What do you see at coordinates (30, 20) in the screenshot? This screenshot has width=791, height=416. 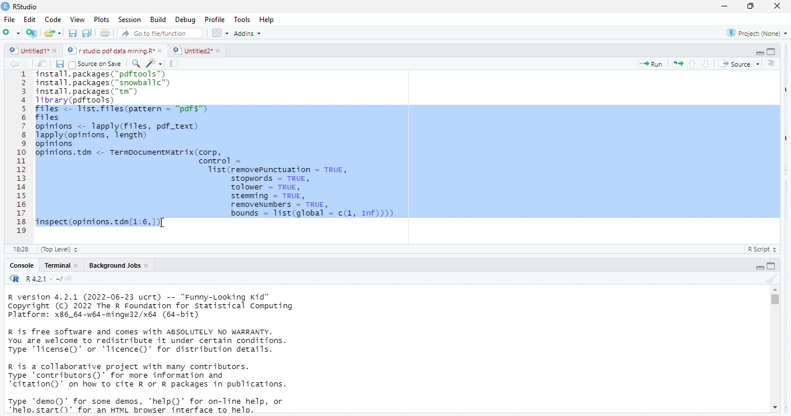 I see `edit` at bounding box center [30, 20].